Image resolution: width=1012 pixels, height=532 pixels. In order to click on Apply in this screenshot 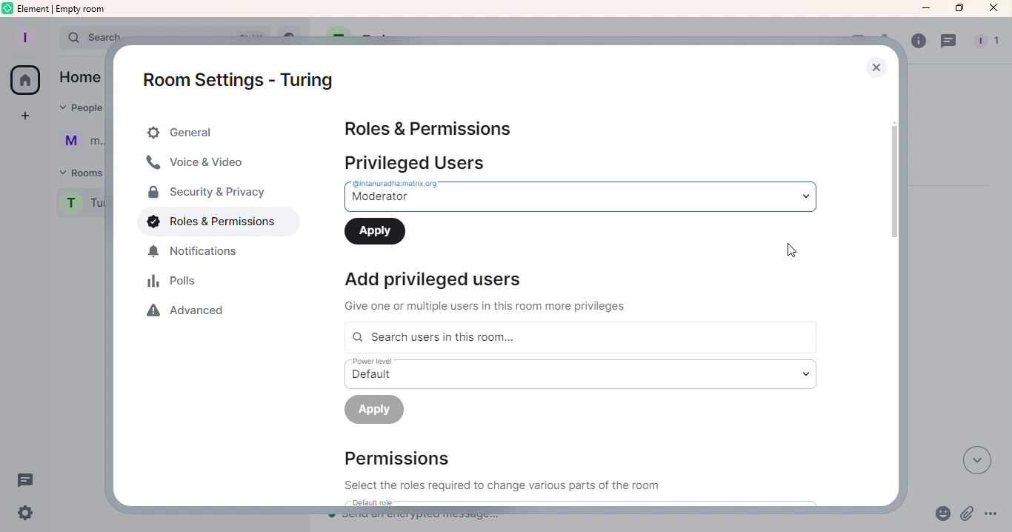, I will do `click(379, 412)`.